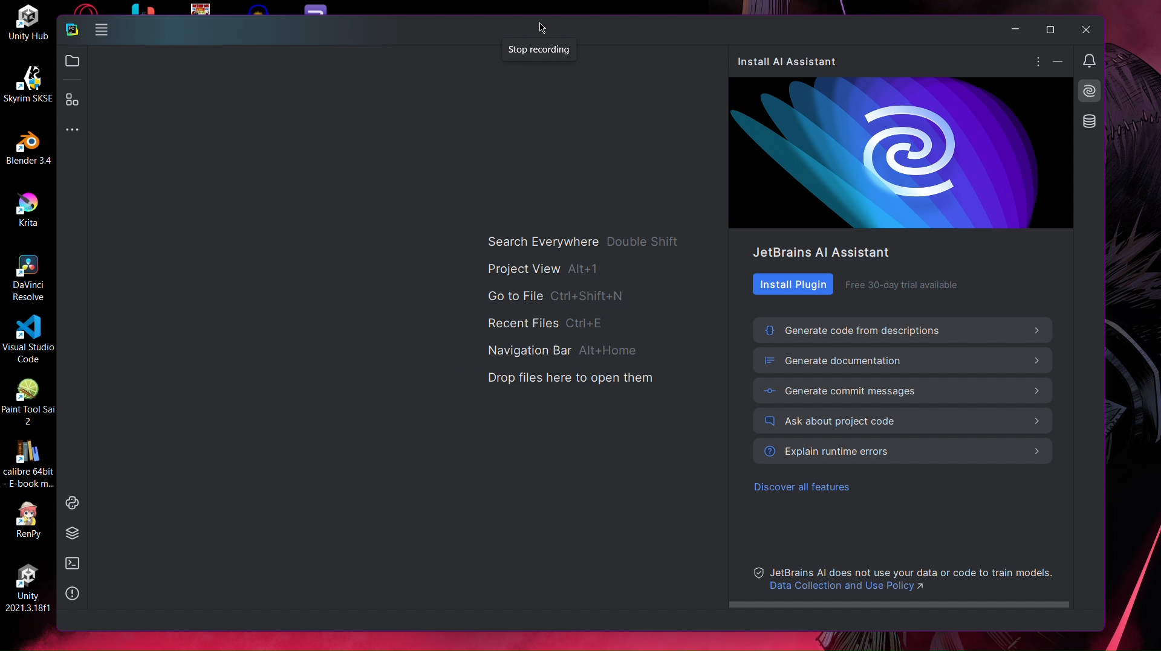 The height and width of the screenshot is (651, 1161). What do you see at coordinates (822, 252) in the screenshot?
I see `JetBrains AI Assisstant` at bounding box center [822, 252].